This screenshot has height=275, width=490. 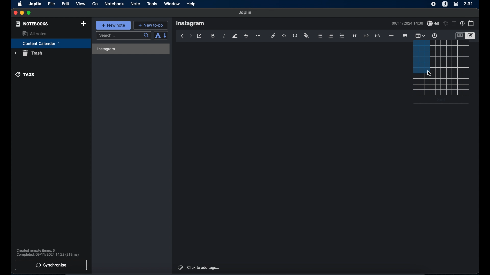 I want to click on numbered list, so click(x=331, y=36).